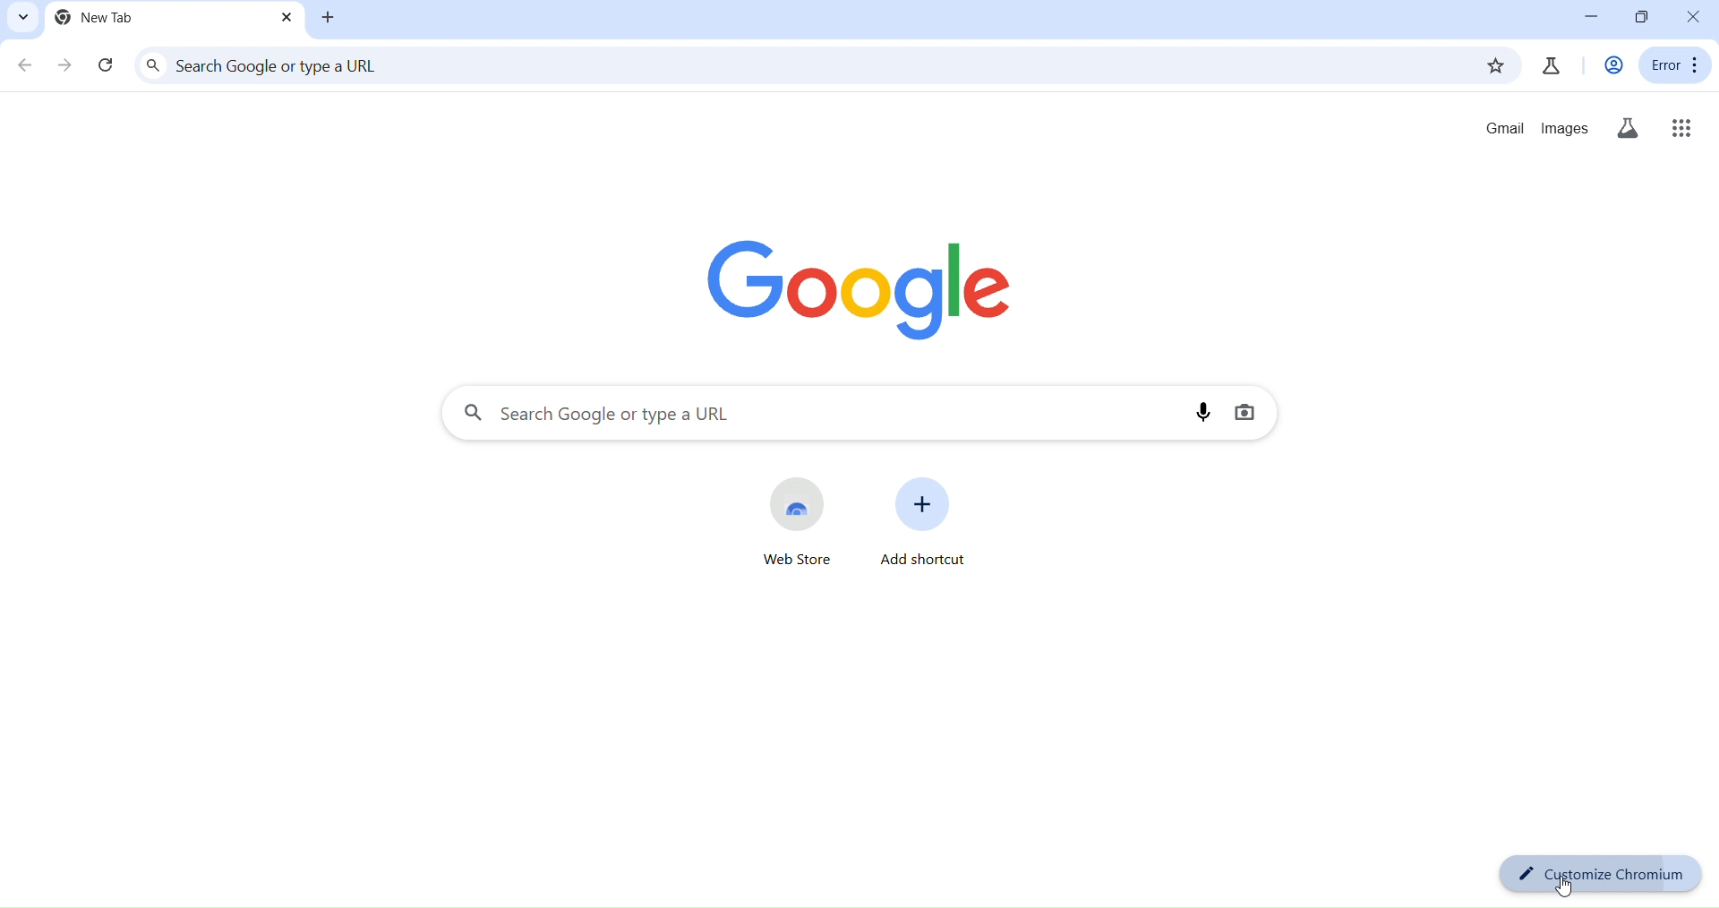 Image resolution: width=1719 pixels, height=908 pixels. Describe the element at coordinates (1613, 66) in the screenshot. I see `account` at that location.